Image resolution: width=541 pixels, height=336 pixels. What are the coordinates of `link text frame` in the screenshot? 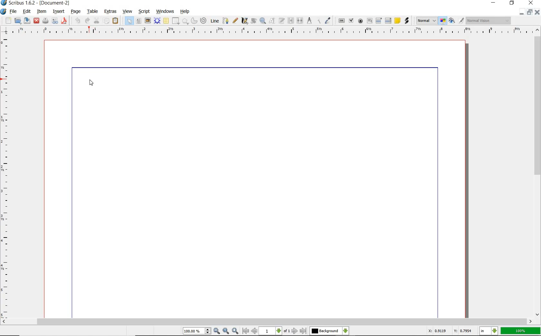 It's located at (290, 21).